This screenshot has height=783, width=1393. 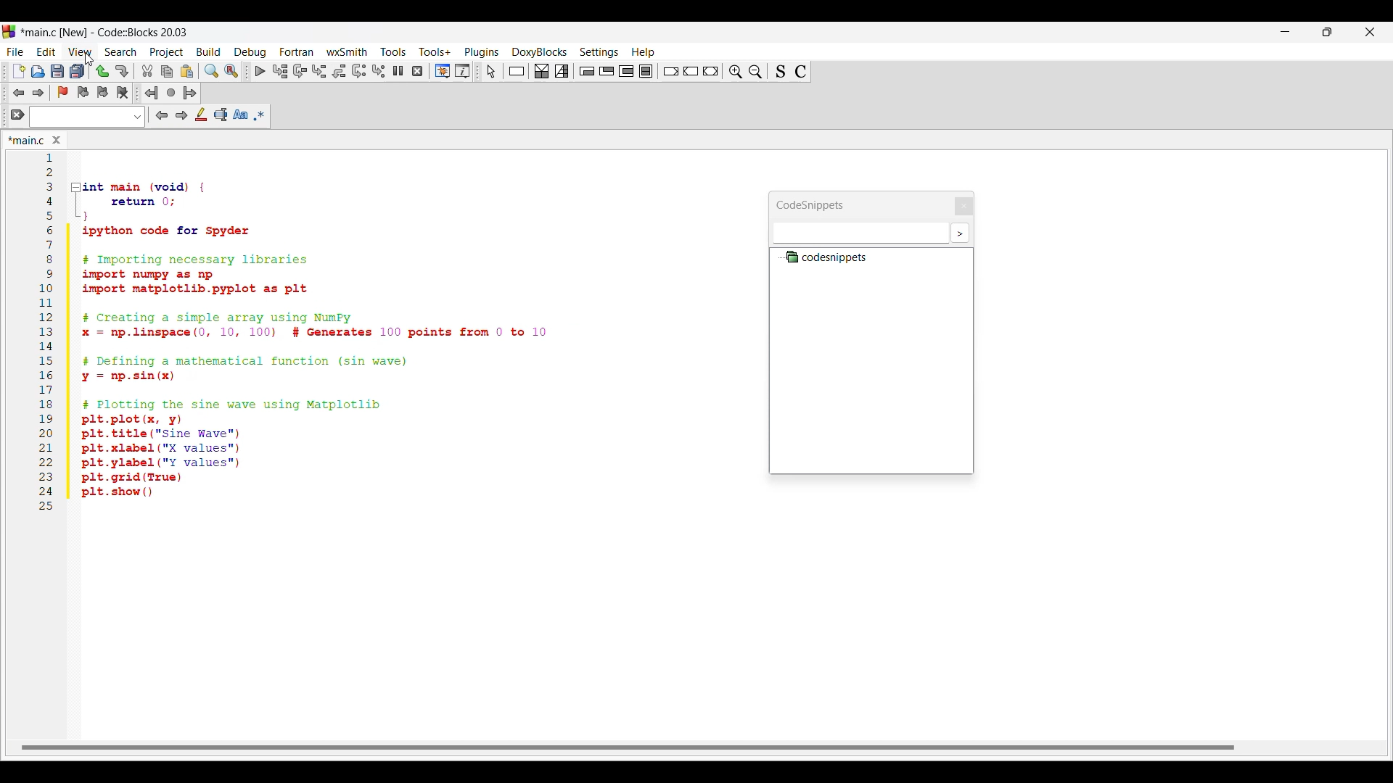 What do you see at coordinates (29, 139) in the screenshot?
I see `Panel title` at bounding box center [29, 139].